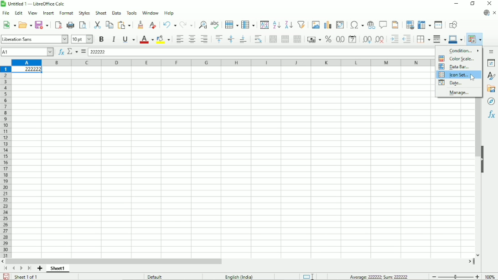 The height and width of the screenshot is (280, 498). Describe the element at coordinates (26, 25) in the screenshot. I see `Open` at that location.